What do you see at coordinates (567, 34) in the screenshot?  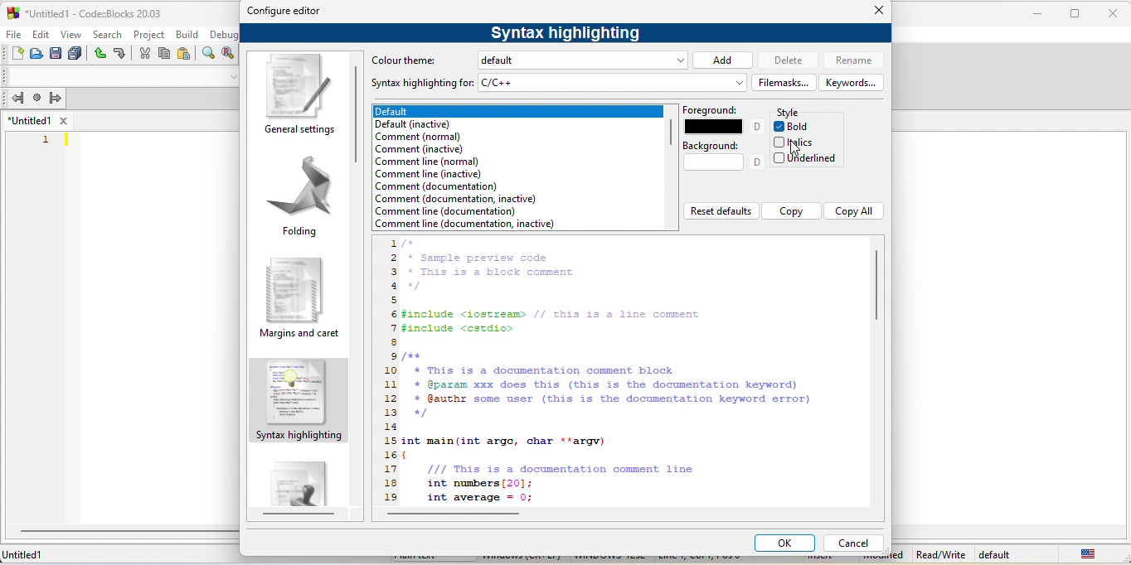 I see `syntax highlighting` at bounding box center [567, 34].